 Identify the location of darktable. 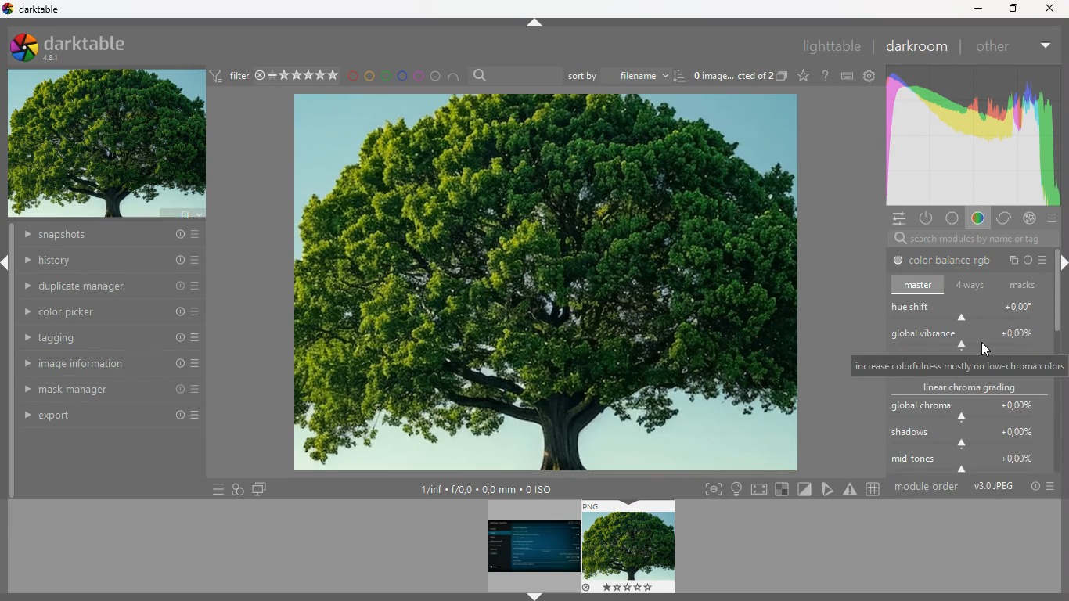
(81, 46).